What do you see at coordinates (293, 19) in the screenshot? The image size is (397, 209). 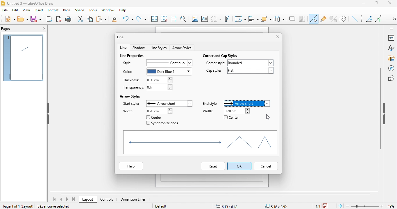 I see `shadow` at bounding box center [293, 19].